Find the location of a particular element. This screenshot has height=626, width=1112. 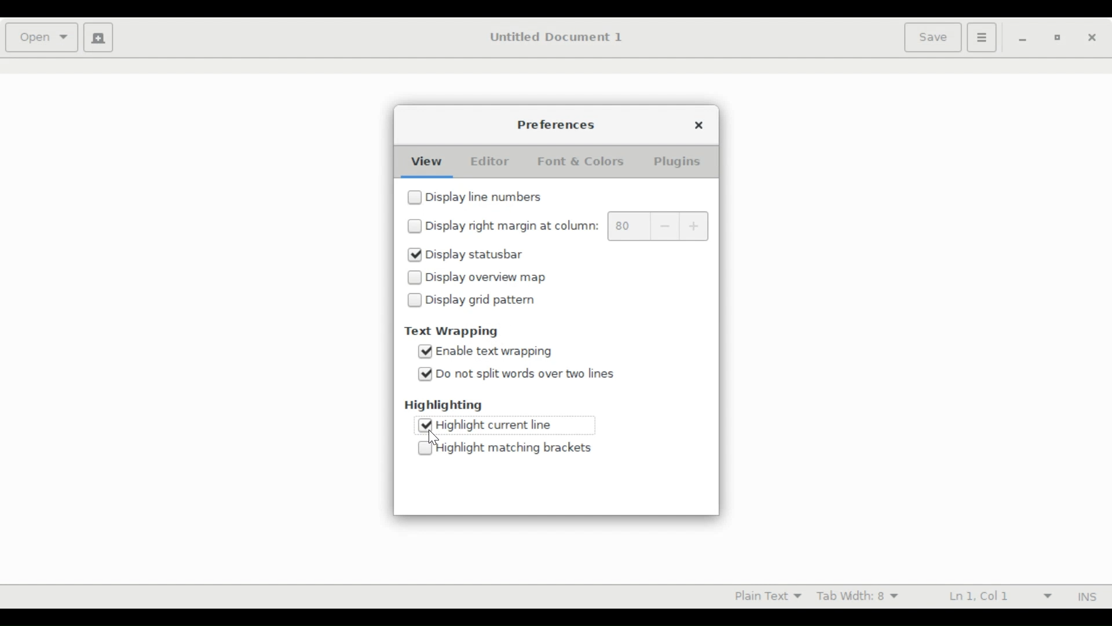

Do not split words over two lines is located at coordinates (526, 373).